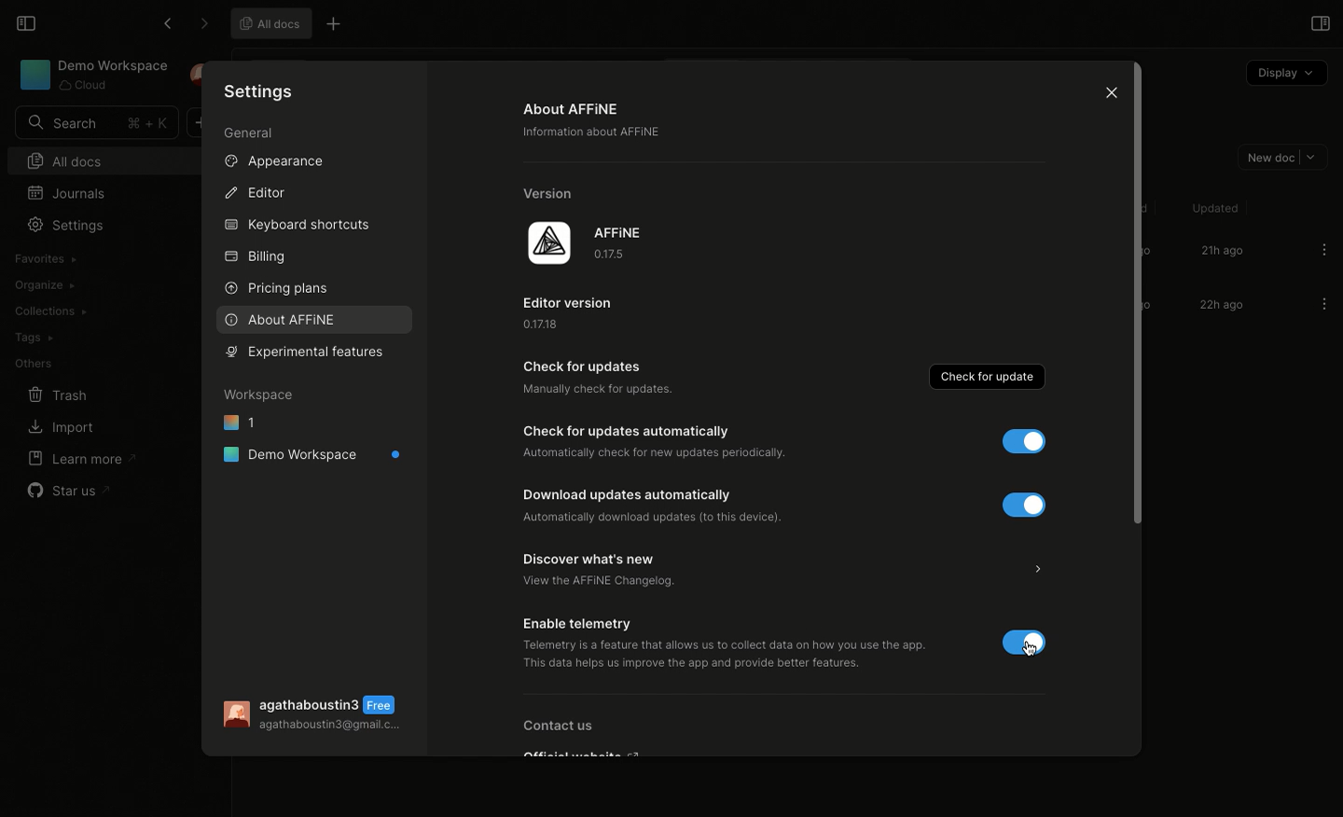 Image resolution: width=1343 pixels, height=817 pixels. I want to click on Selecting features, so click(313, 352).